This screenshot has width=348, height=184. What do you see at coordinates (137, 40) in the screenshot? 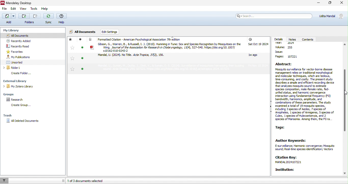
I see `formatted citation` at bounding box center [137, 40].